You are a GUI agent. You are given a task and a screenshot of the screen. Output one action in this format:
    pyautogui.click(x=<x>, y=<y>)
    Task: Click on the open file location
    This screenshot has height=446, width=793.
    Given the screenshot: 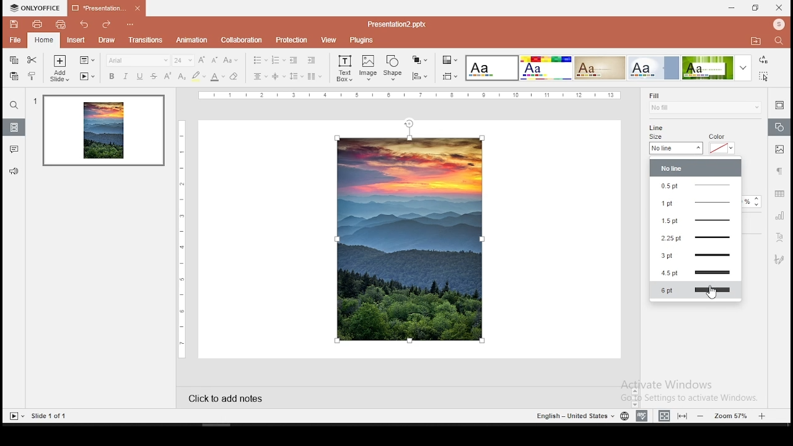 What is the action you would take?
    pyautogui.click(x=757, y=43)
    